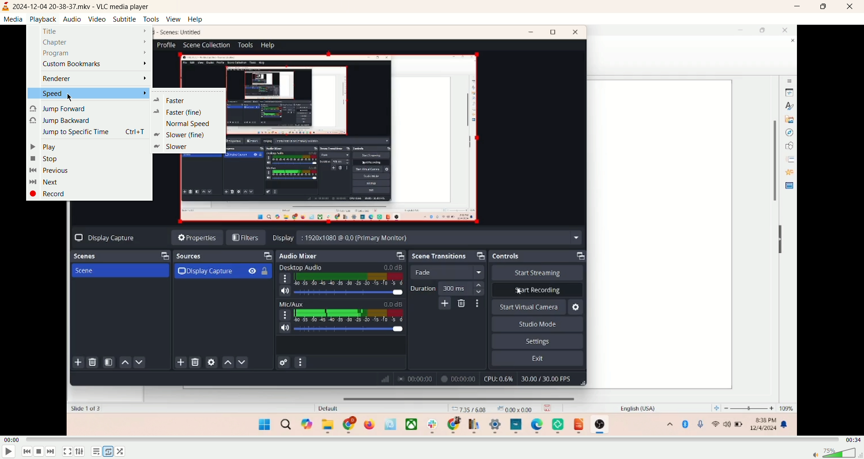 This screenshot has height=459, width=864. What do you see at coordinates (97, 19) in the screenshot?
I see `video` at bounding box center [97, 19].